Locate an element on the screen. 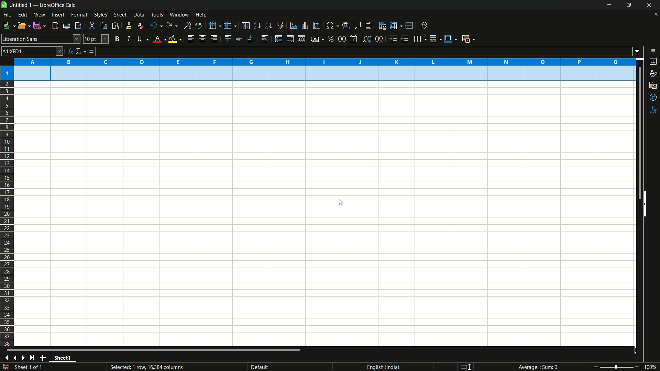 Image resolution: width=660 pixels, height=371 pixels. clear direct formatting is located at coordinates (139, 25).